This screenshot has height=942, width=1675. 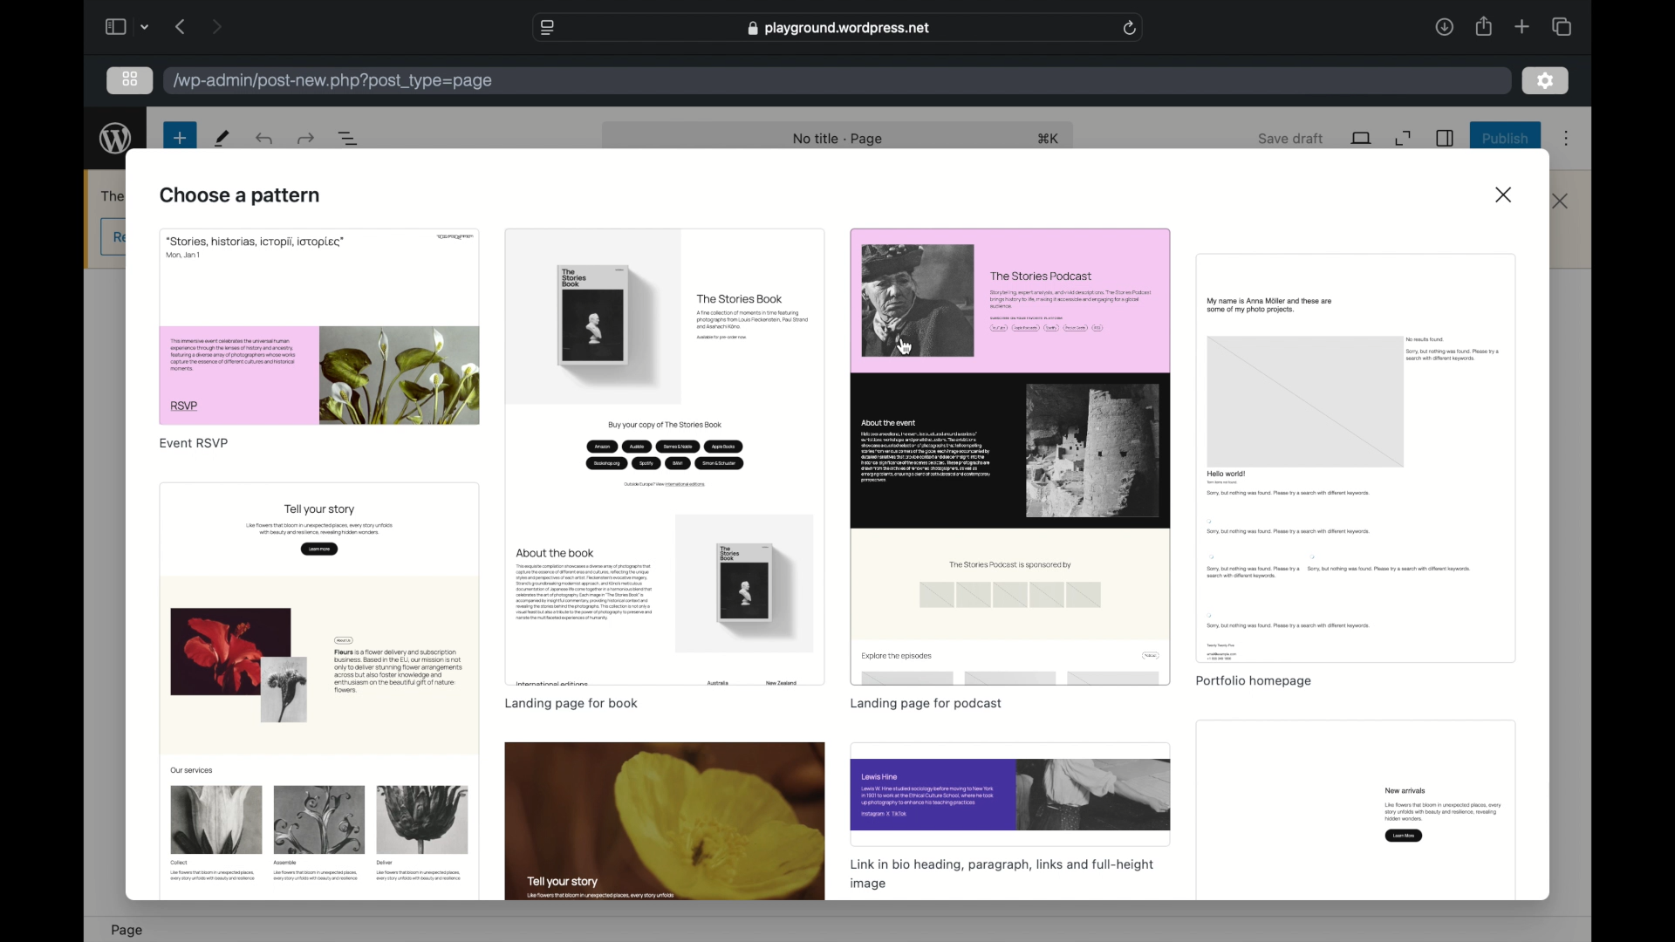 I want to click on previous page, so click(x=181, y=28).